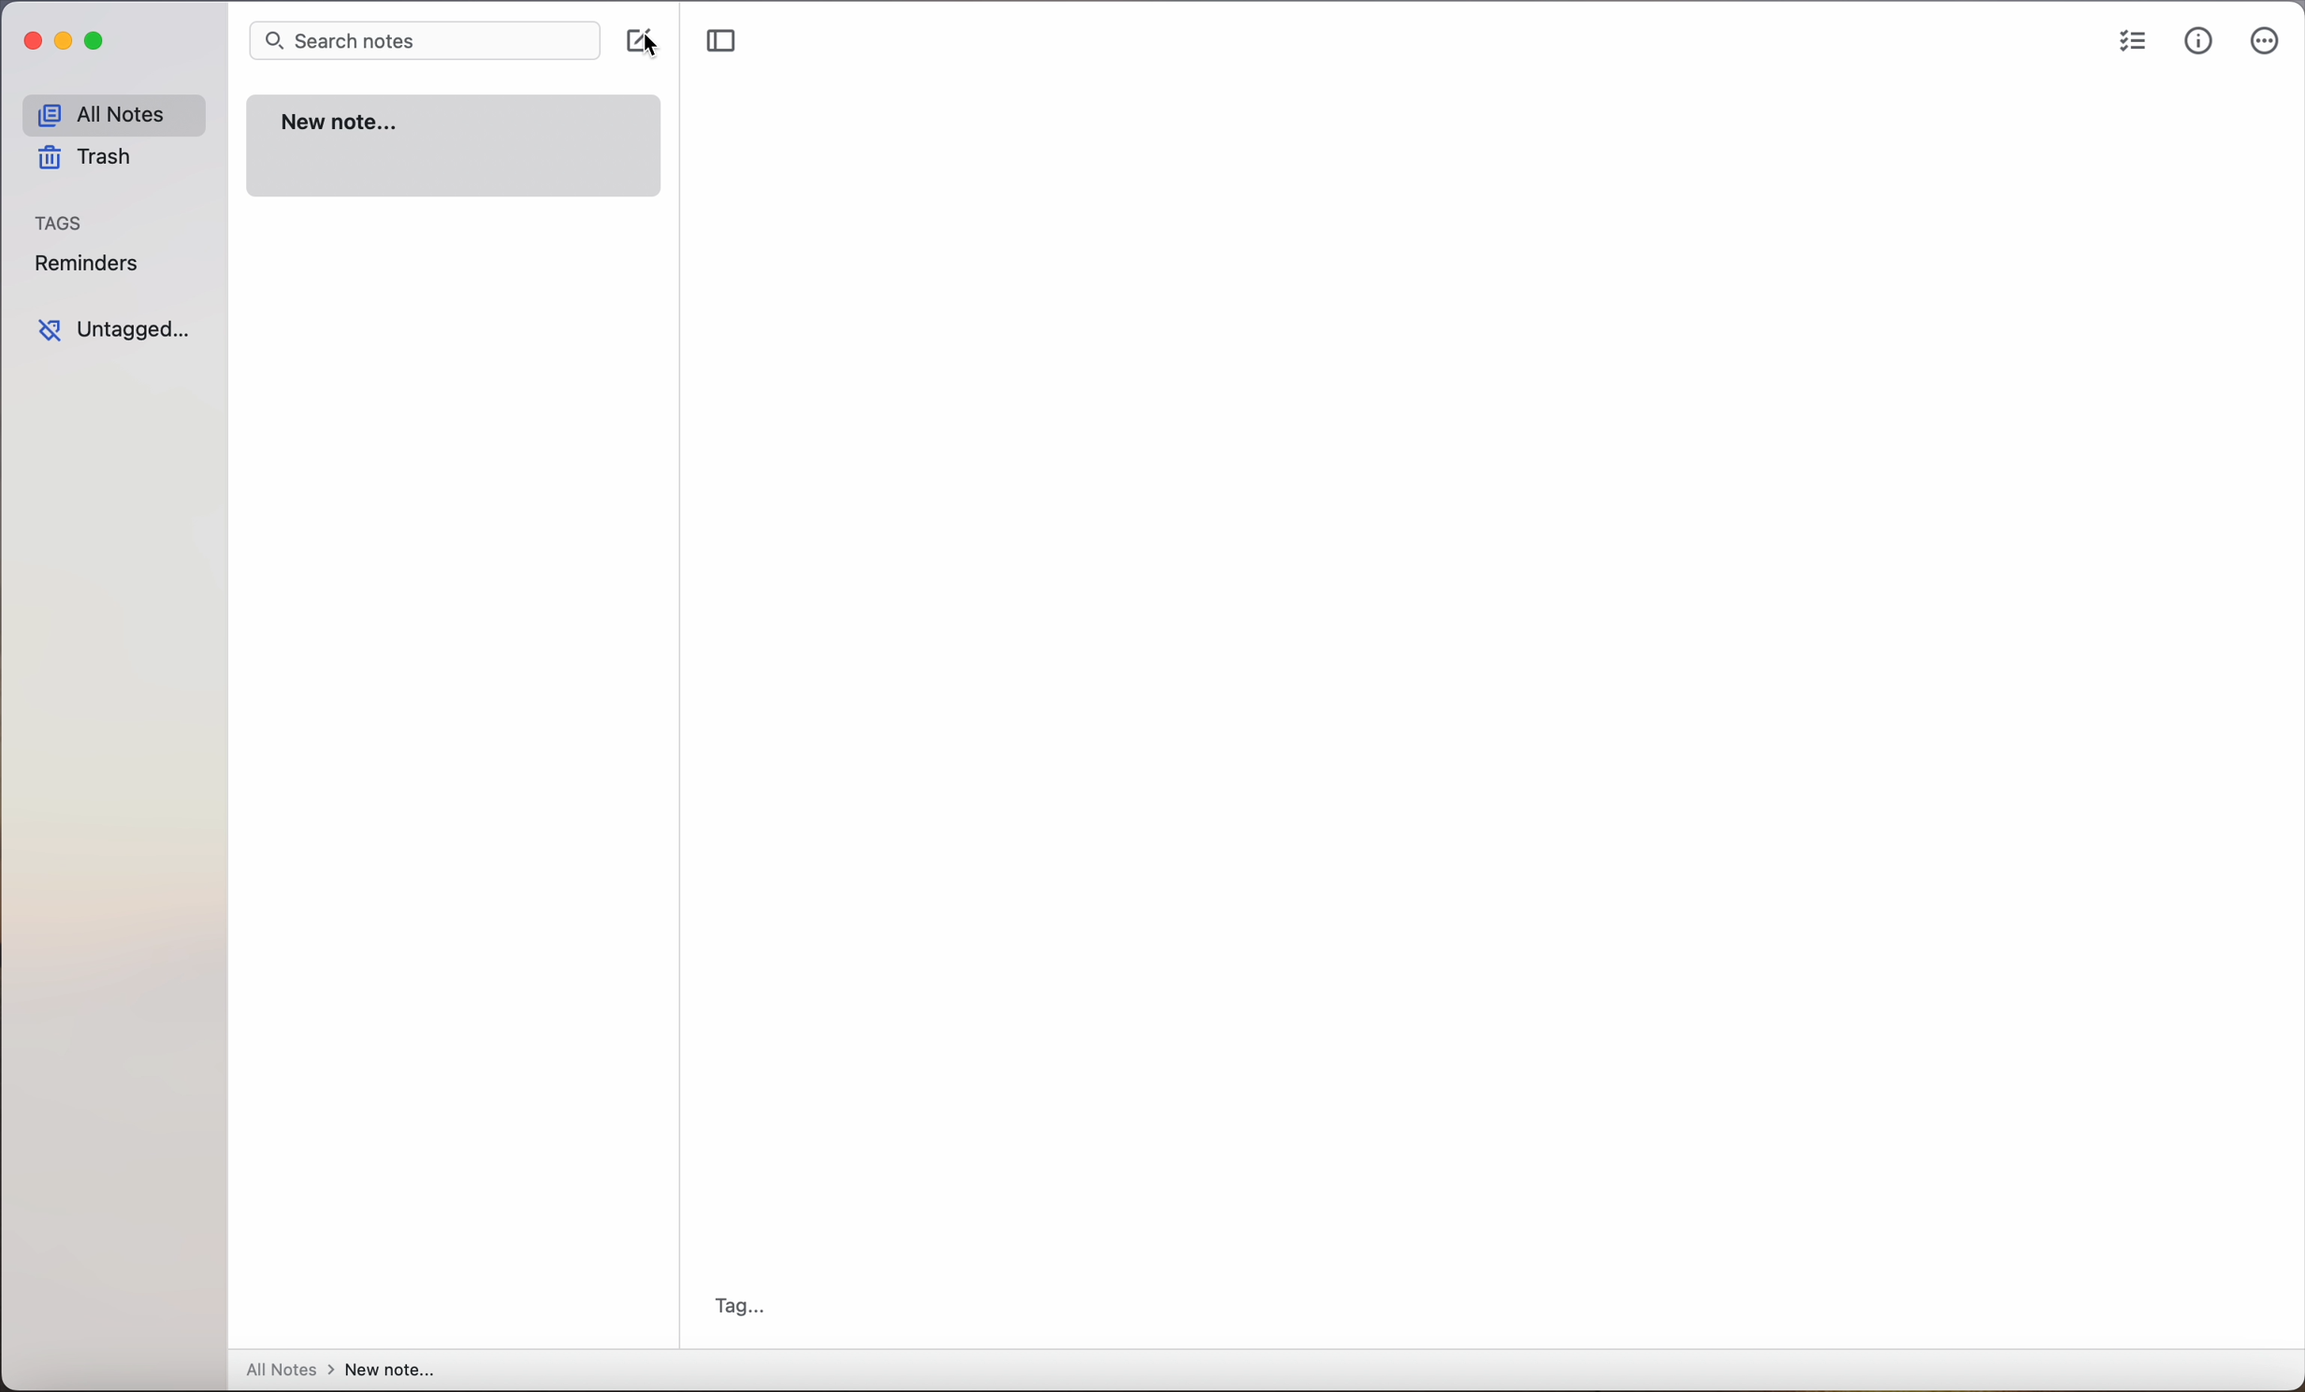  I want to click on metrics, so click(2198, 42).